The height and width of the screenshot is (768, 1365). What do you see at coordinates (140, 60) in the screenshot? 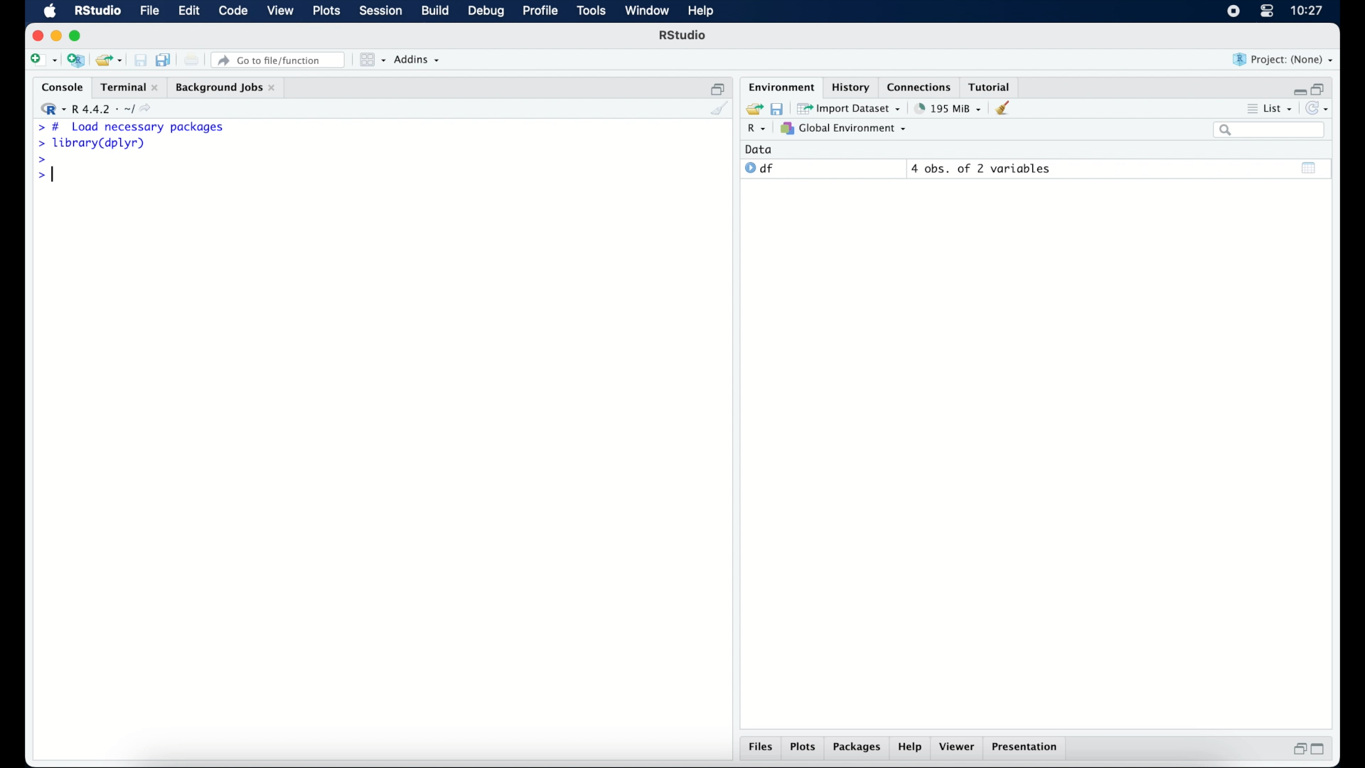
I see `save` at bounding box center [140, 60].